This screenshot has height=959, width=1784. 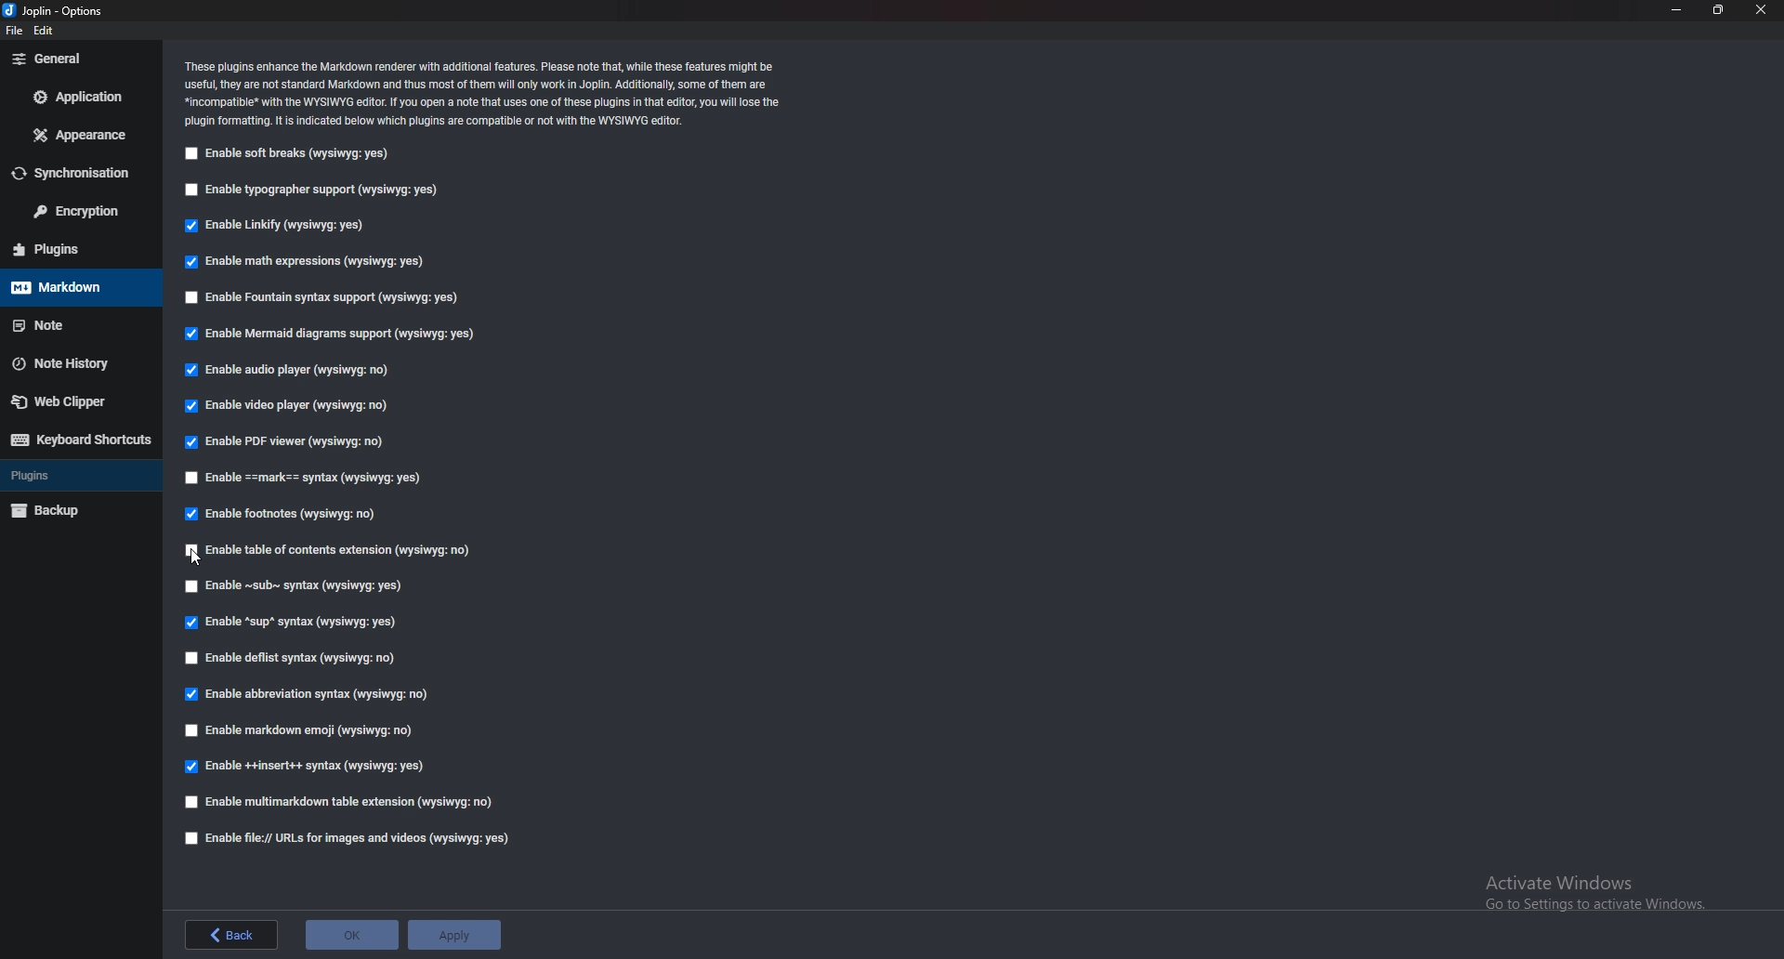 What do you see at coordinates (79, 401) in the screenshot?
I see `Webclipper` at bounding box center [79, 401].